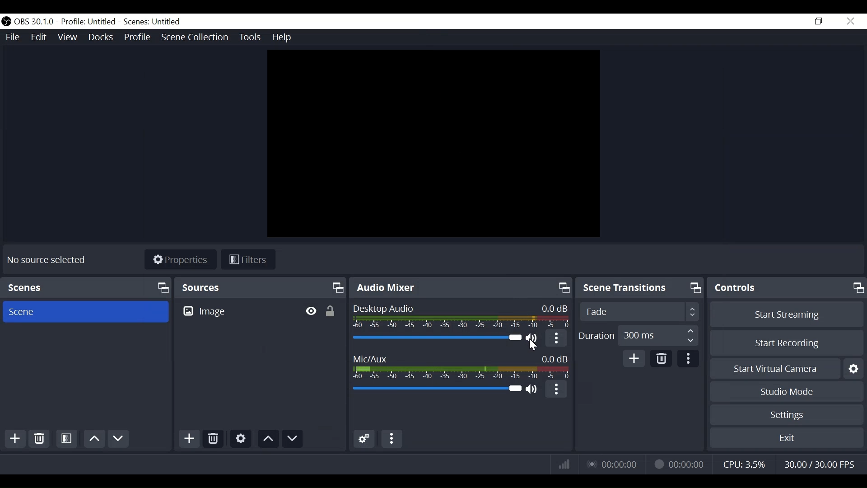 The height and width of the screenshot is (488, 867). I want to click on View, so click(69, 38).